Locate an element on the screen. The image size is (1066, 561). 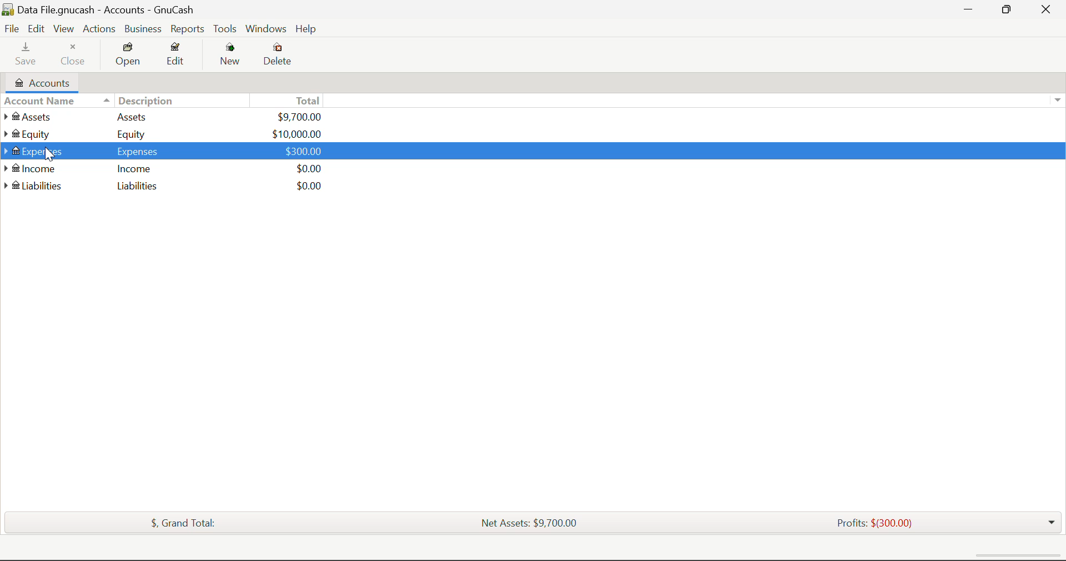
Cursor Position is located at coordinates (49, 154).